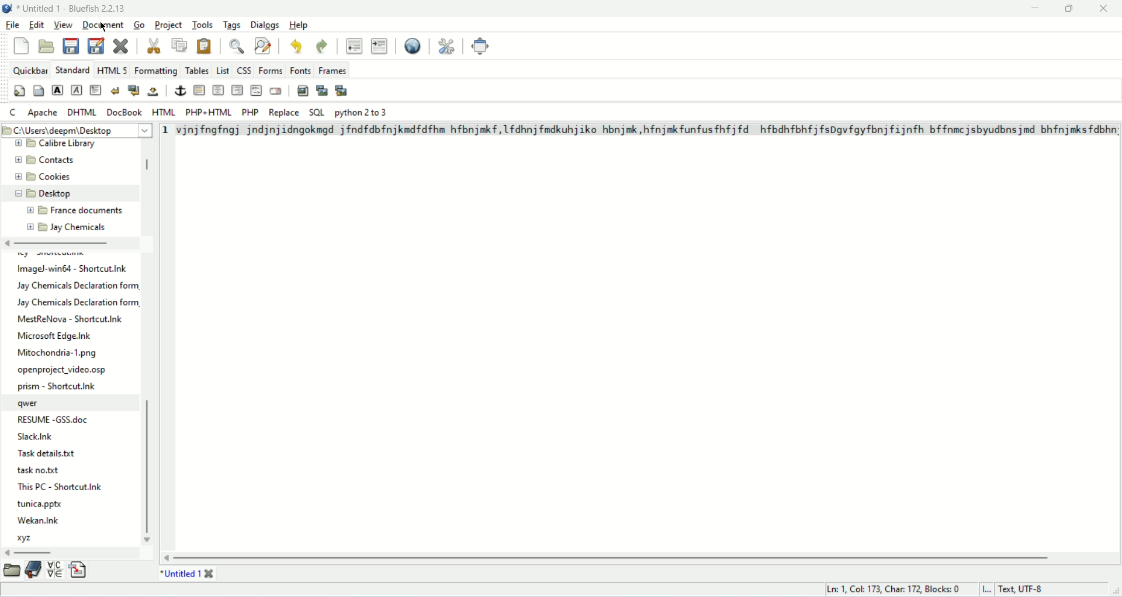 This screenshot has width=1122, height=597. Describe the element at coordinates (124, 112) in the screenshot. I see `DOCBOOK` at that location.